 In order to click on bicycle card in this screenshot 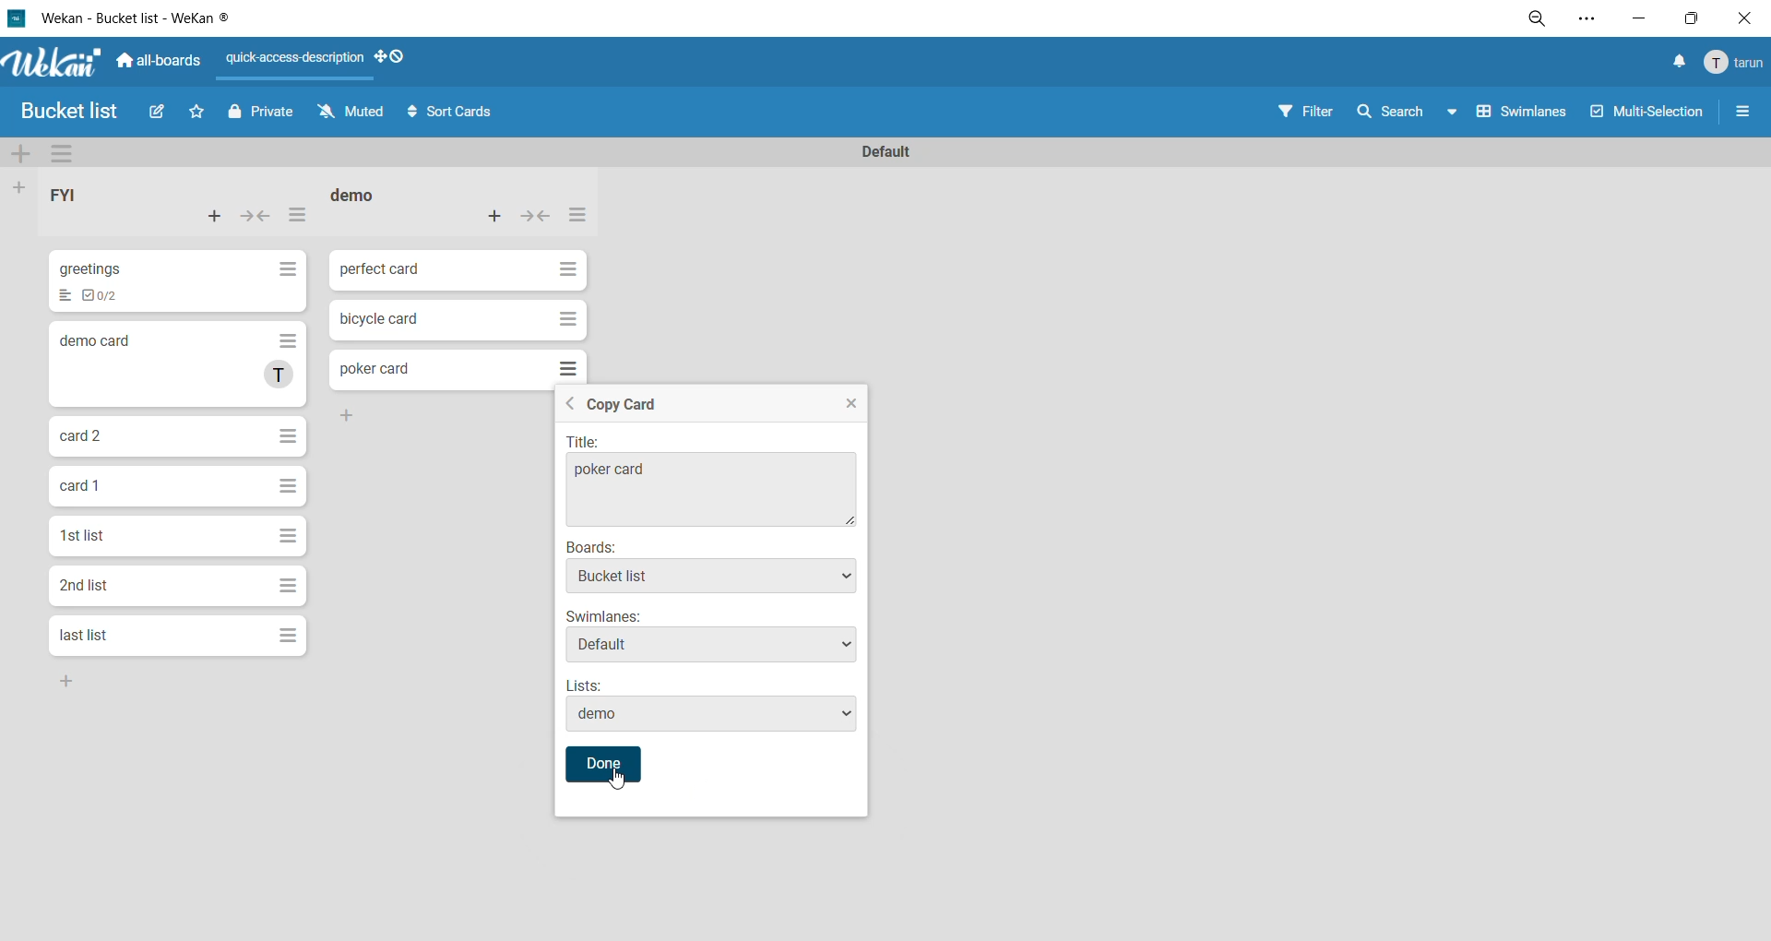, I will do `click(380, 317)`.